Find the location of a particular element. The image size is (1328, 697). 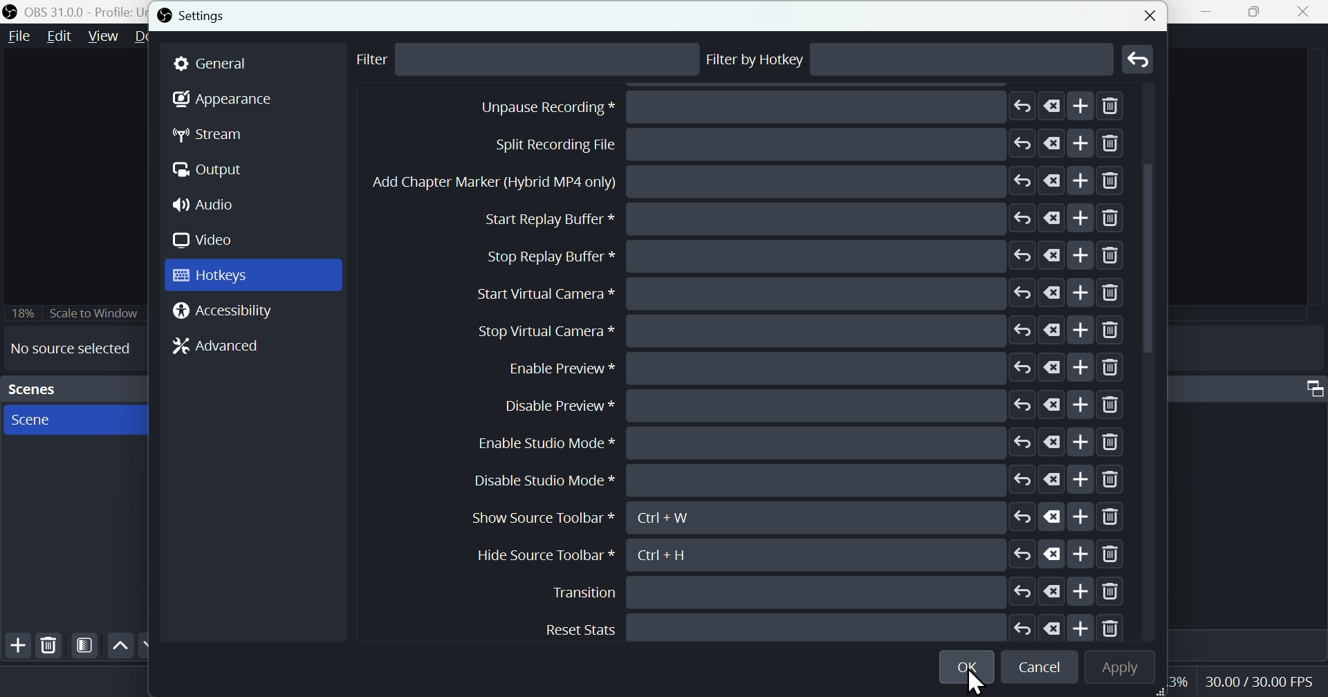

Split recording file is located at coordinates (802, 292).